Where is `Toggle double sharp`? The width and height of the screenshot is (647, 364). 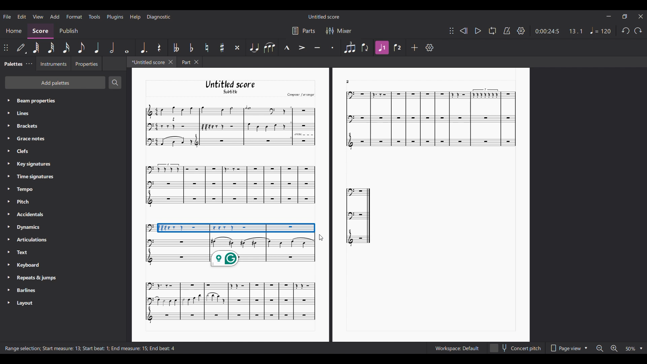 Toggle double sharp is located at coordinates (237, 48).